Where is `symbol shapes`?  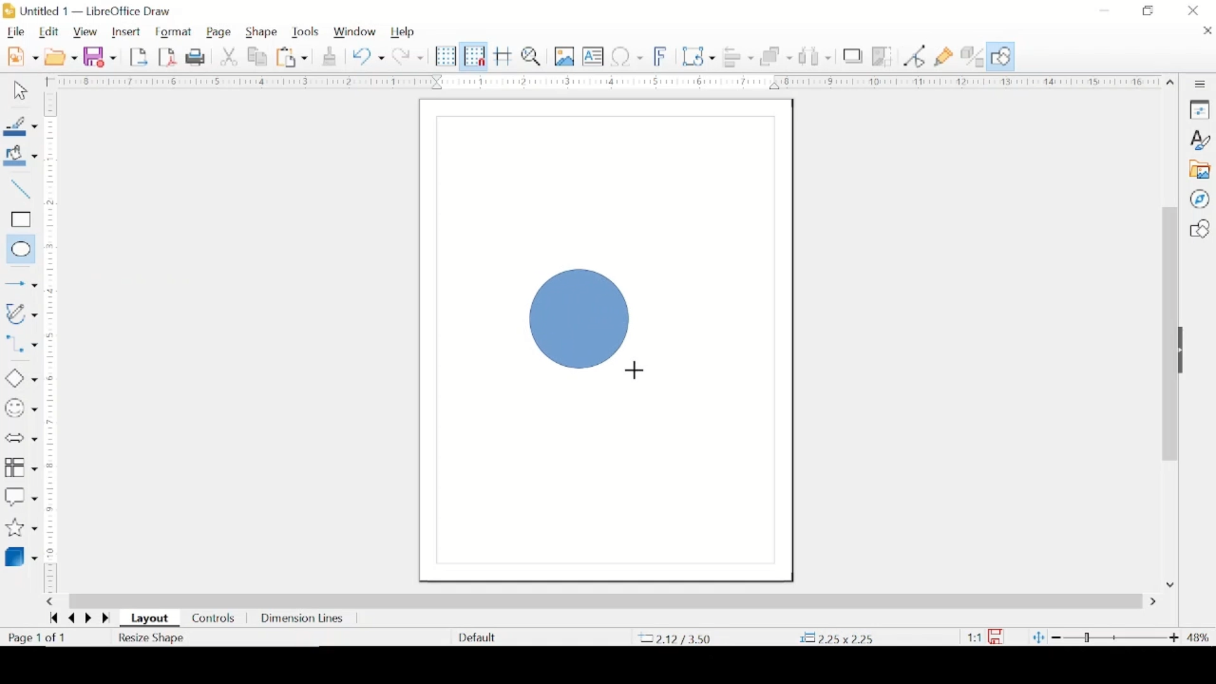 symbol shapes is located at coordinates (21, 408).